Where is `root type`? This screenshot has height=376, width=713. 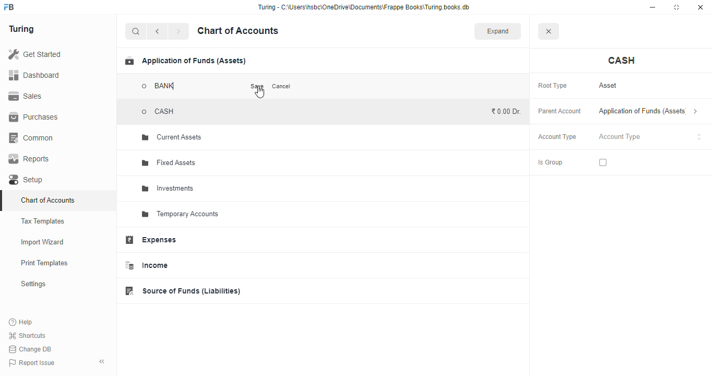
root type is located at coordinates (553, 86).